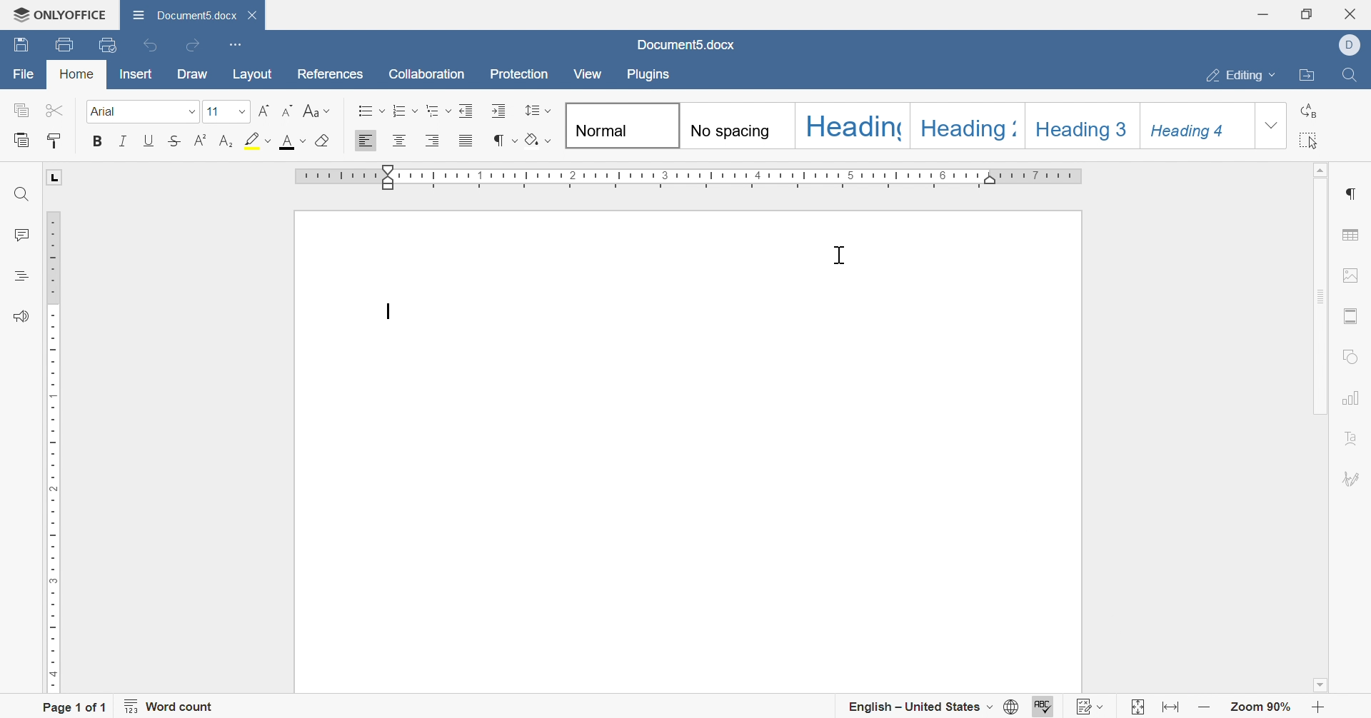  I want to click on numbering, so click(406, 112).